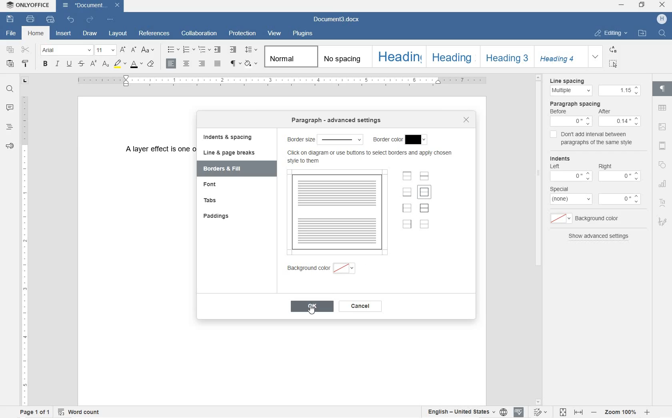  Describe the element at coordinates (91, 20) in the screenshot. I see `REDO` at that location.